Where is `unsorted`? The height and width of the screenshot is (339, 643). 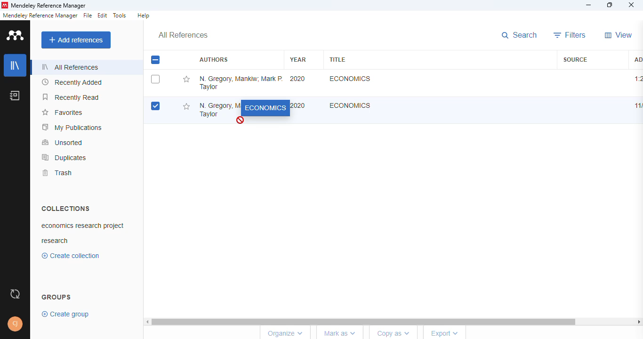 unsorted is located at coordinates (63, 142).